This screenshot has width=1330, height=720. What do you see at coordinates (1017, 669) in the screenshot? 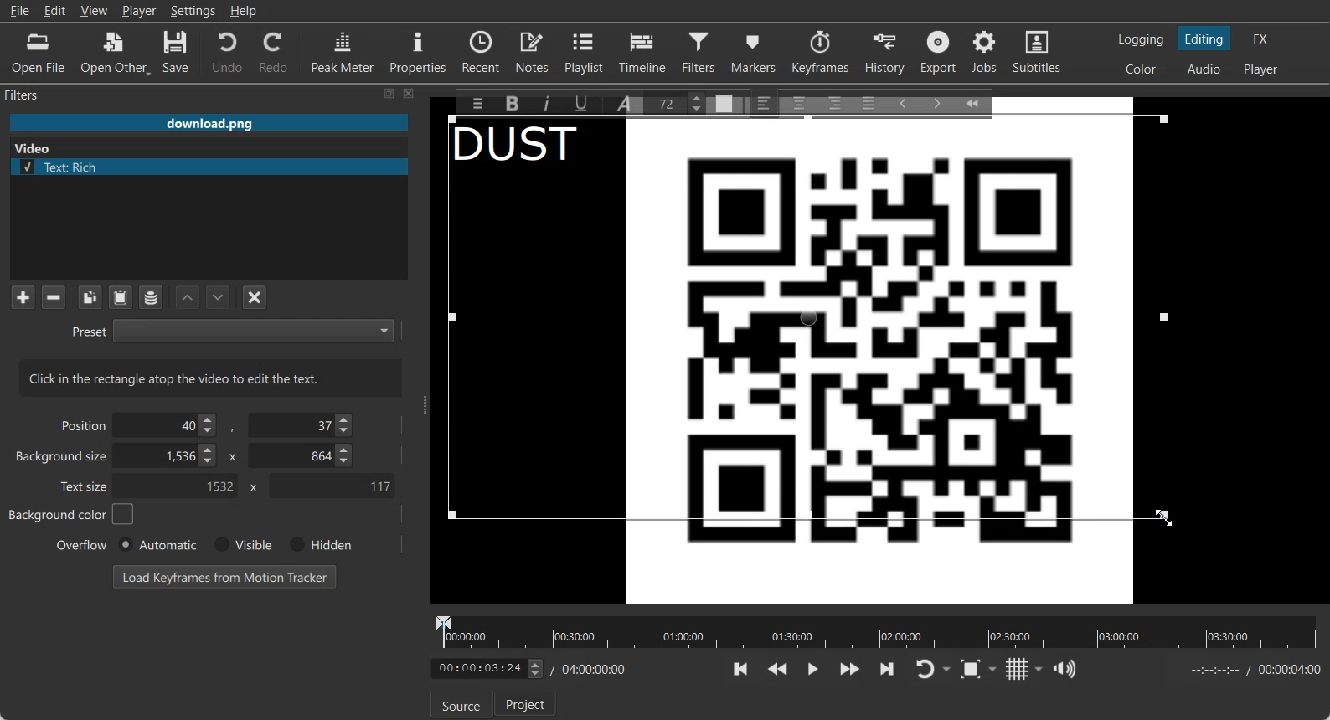
I see `Toggle grid display on the player` at bounding box center [1017, 669].